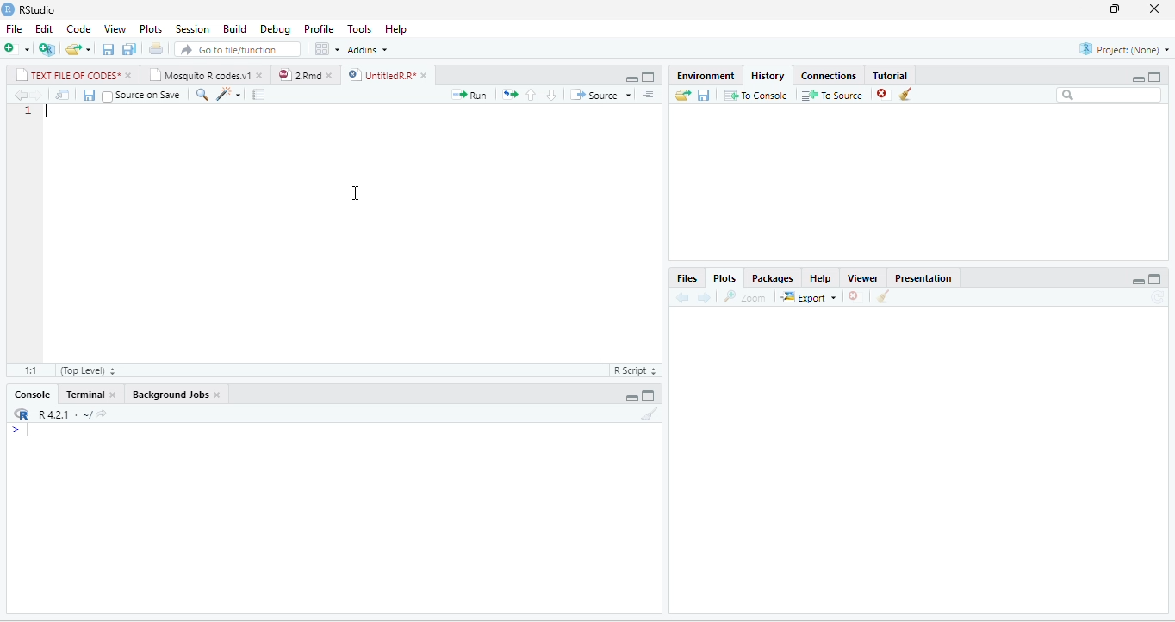 Image resolution: width=1175 pixels, height=622 pixels. I want to click on Addins, so click(369, 49).